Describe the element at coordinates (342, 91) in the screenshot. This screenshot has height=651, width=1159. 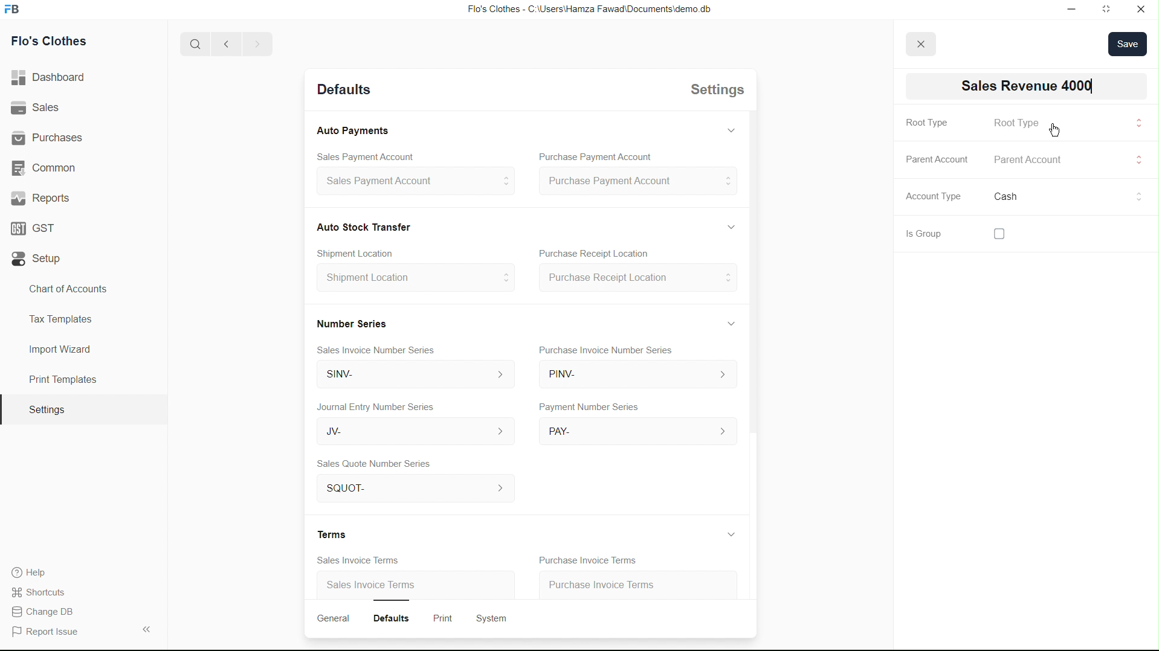
I see `Detaults` at that location.